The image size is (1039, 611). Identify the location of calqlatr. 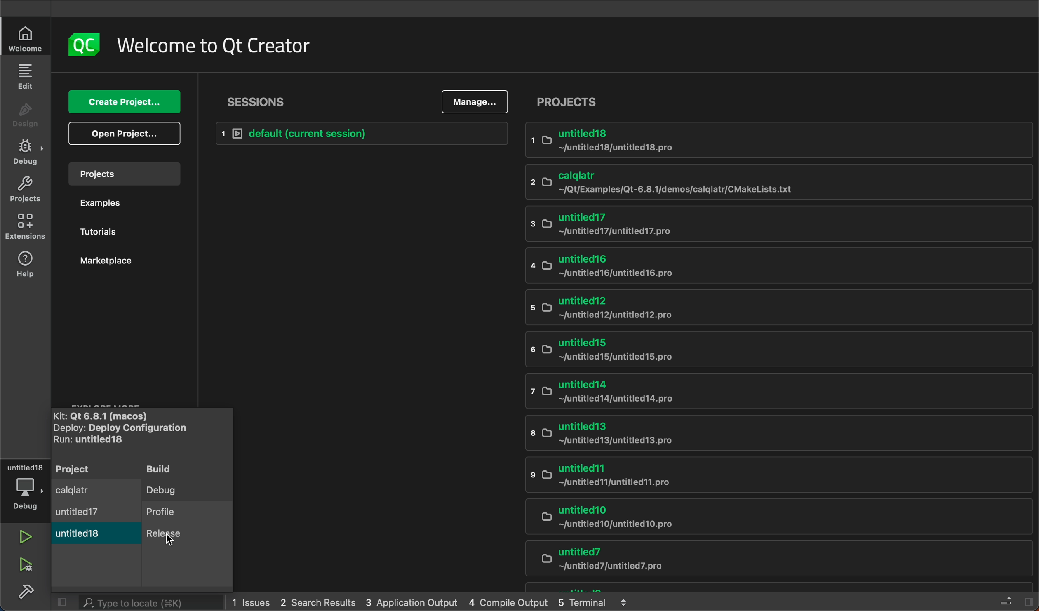
(80, 491).